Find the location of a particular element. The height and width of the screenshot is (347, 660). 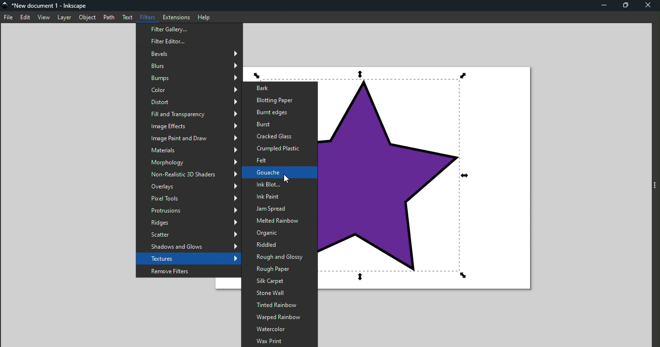

Fill and transparency is located at coordinates (187, 113).